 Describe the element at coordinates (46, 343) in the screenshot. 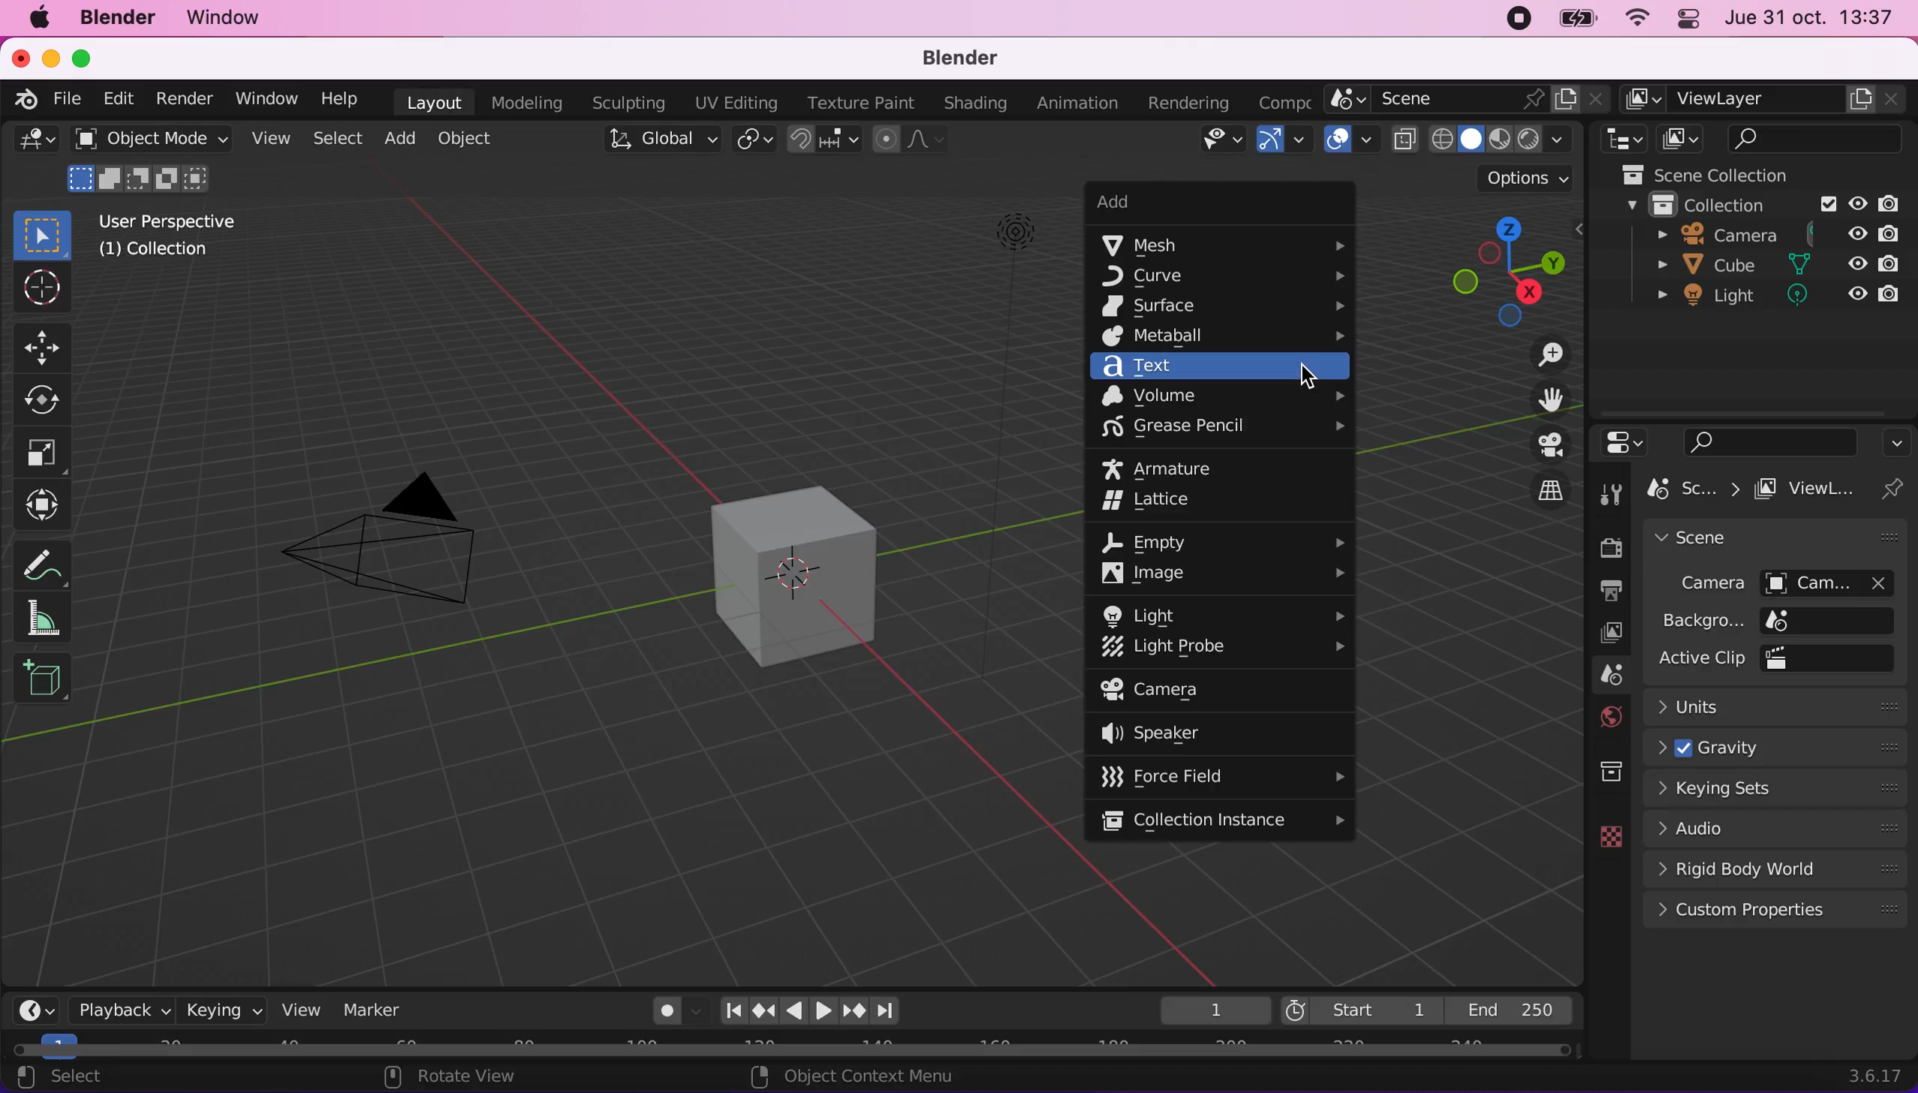

I see `move` at that location.